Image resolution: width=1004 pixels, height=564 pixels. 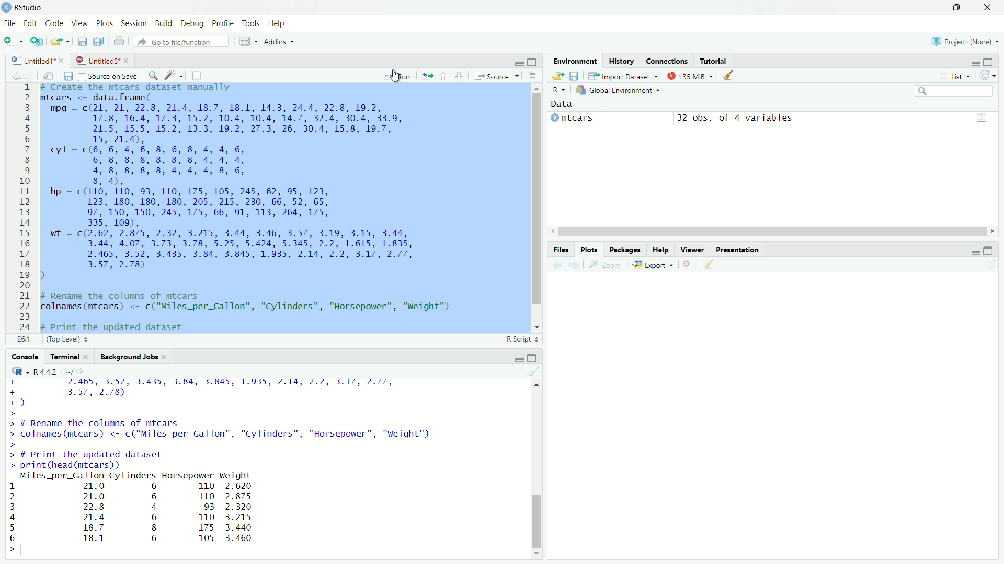 I want to click on clear, so click(x=710, y=266).